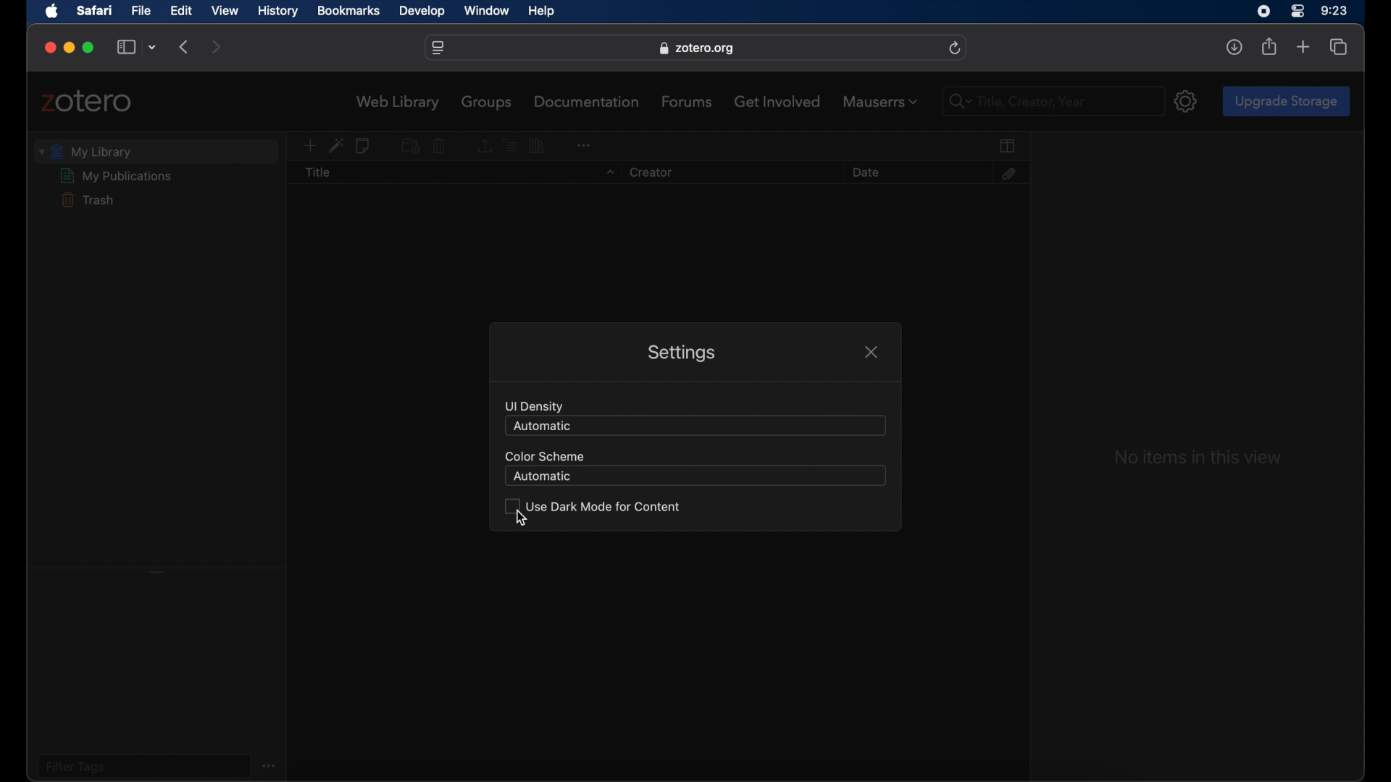 This screenshot has width=1391, height=782. Describe the element at coordinates (86, 200) in the screenshot. I see `trash` at that location.